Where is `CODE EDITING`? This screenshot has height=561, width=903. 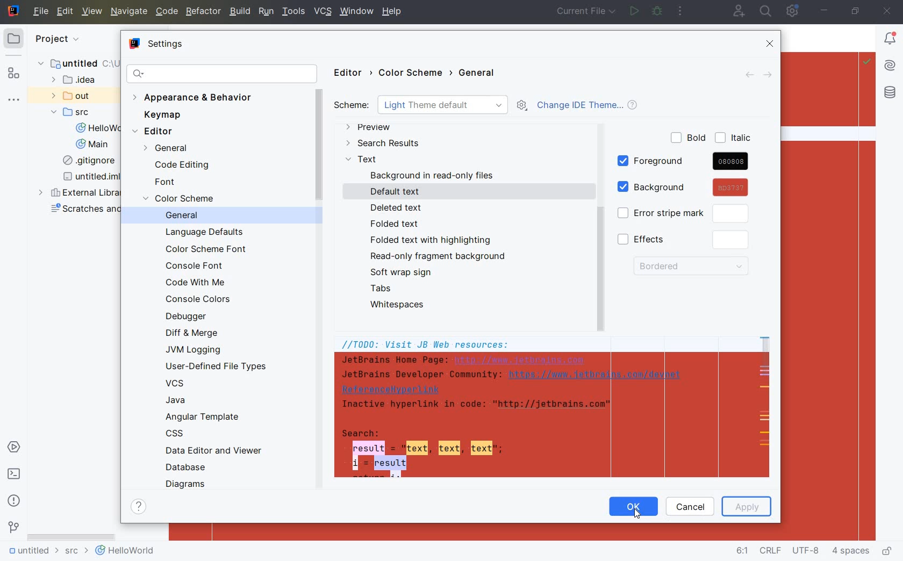 CODE EDITING is located at coordinates (181, 166).